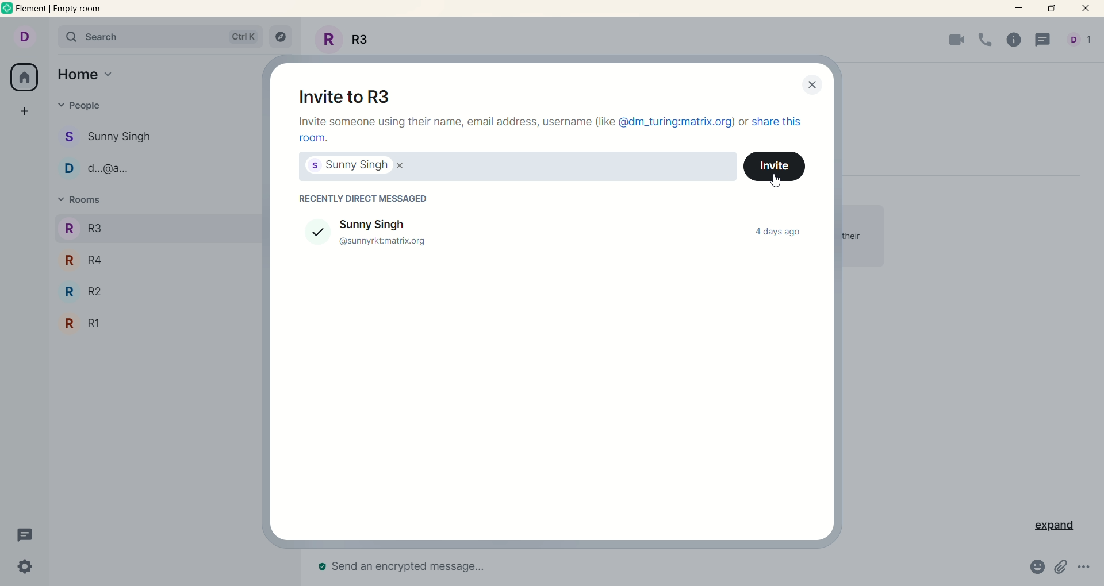  What do you see at coordinates (346, 166) in the screenshot?
I see `Sunny Singh` at bounding box center [346, 166].